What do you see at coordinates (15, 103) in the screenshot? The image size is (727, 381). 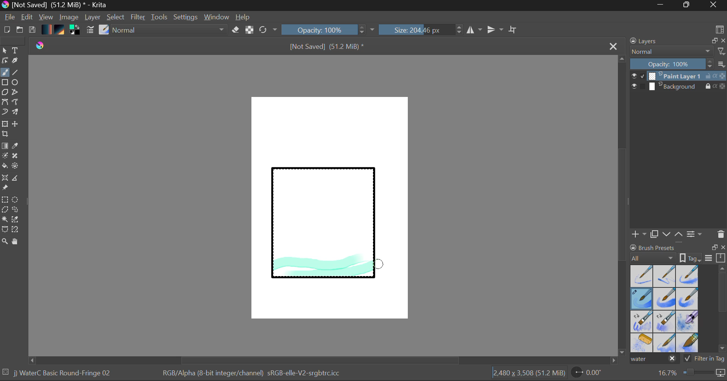 I see `Freehand Path Tool` at bounding box center [15, 103].